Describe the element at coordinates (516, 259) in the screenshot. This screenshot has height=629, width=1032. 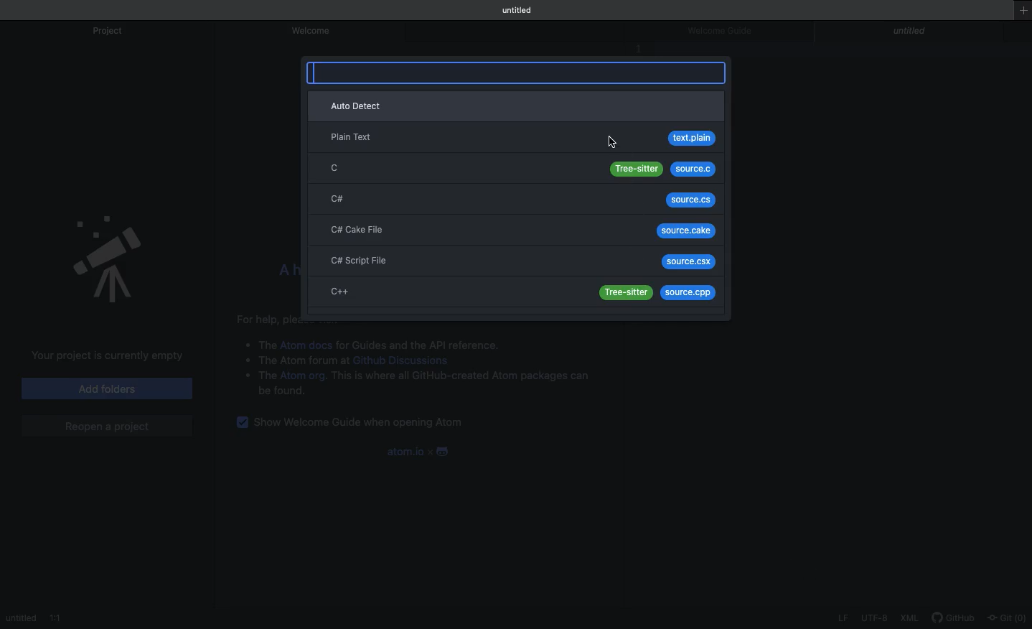
I see `C# Script File` at that location.